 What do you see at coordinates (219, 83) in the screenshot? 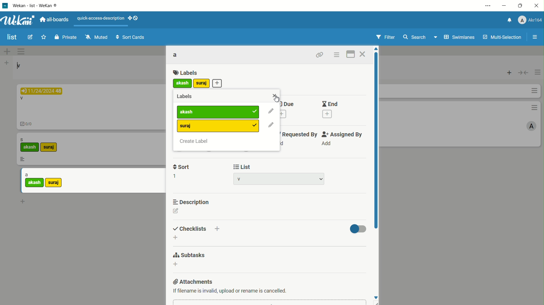
I see `add` at bounding box center [219, 83].